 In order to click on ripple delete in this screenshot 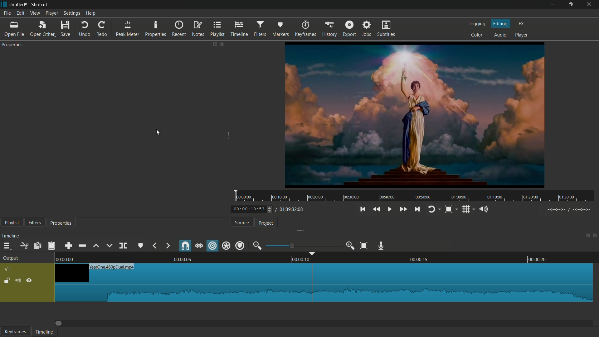, I will do `click(83, 245)`.